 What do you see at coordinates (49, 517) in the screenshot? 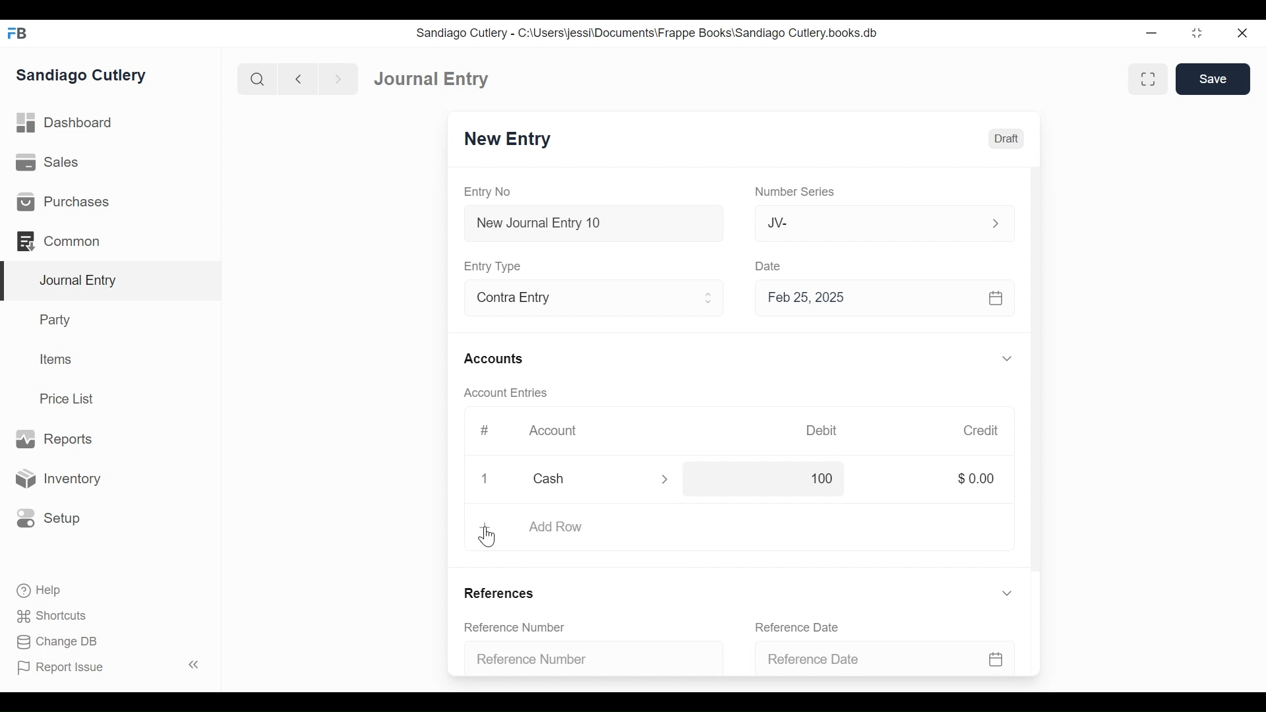
I see `Setup` at bounding box center [49, 517].